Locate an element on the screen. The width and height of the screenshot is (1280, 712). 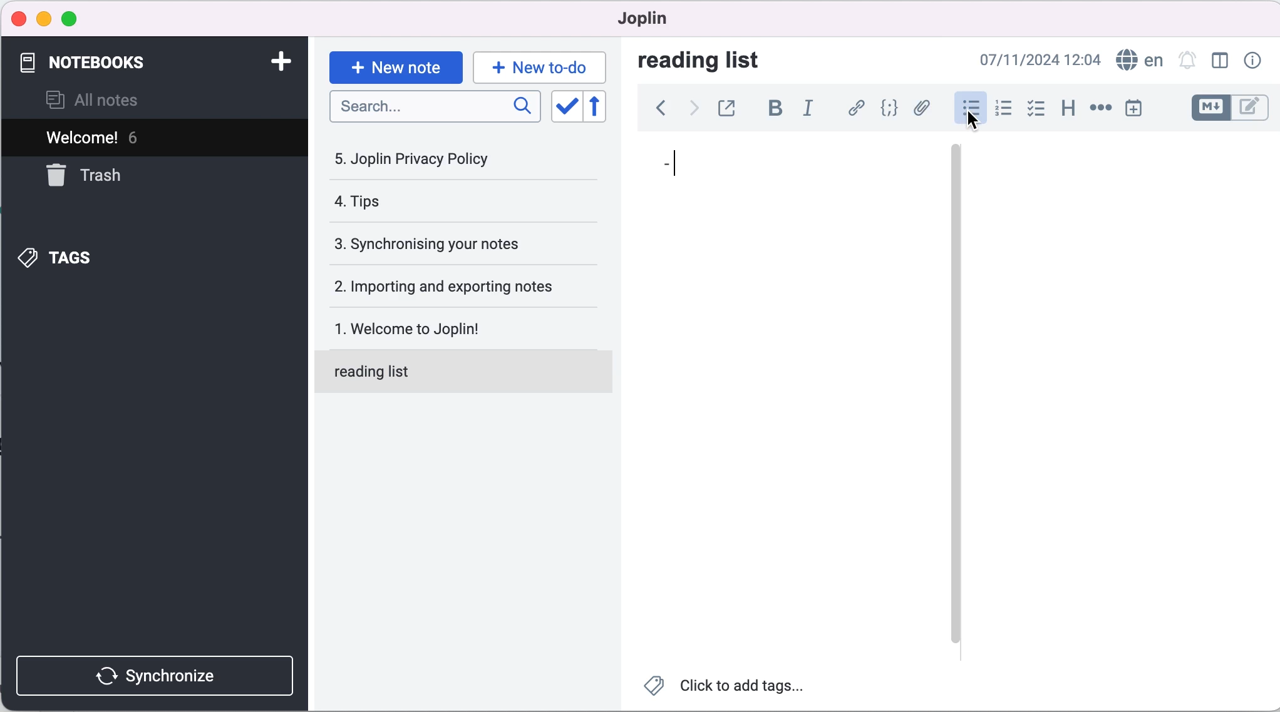
reading list  is located at coordinates (467, 370).